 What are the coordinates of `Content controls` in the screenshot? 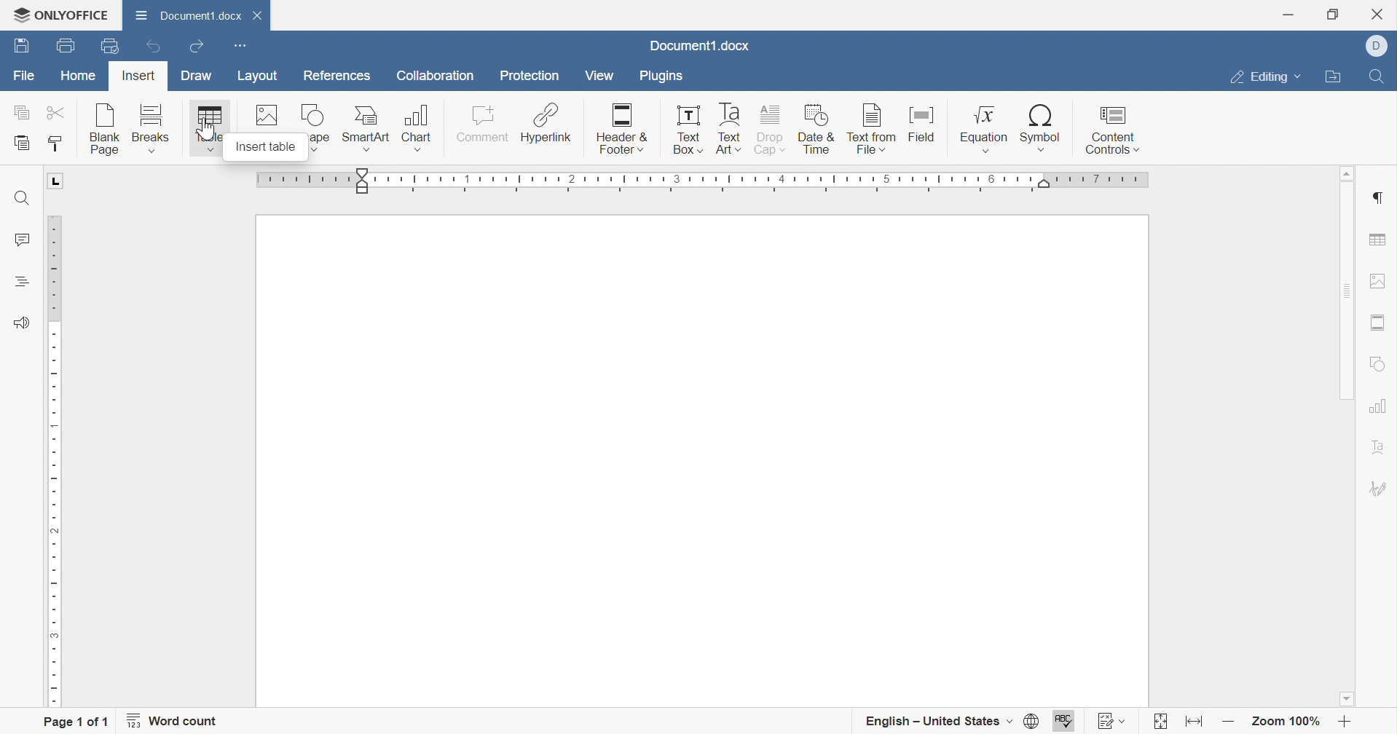 It's located at (1114, 130).